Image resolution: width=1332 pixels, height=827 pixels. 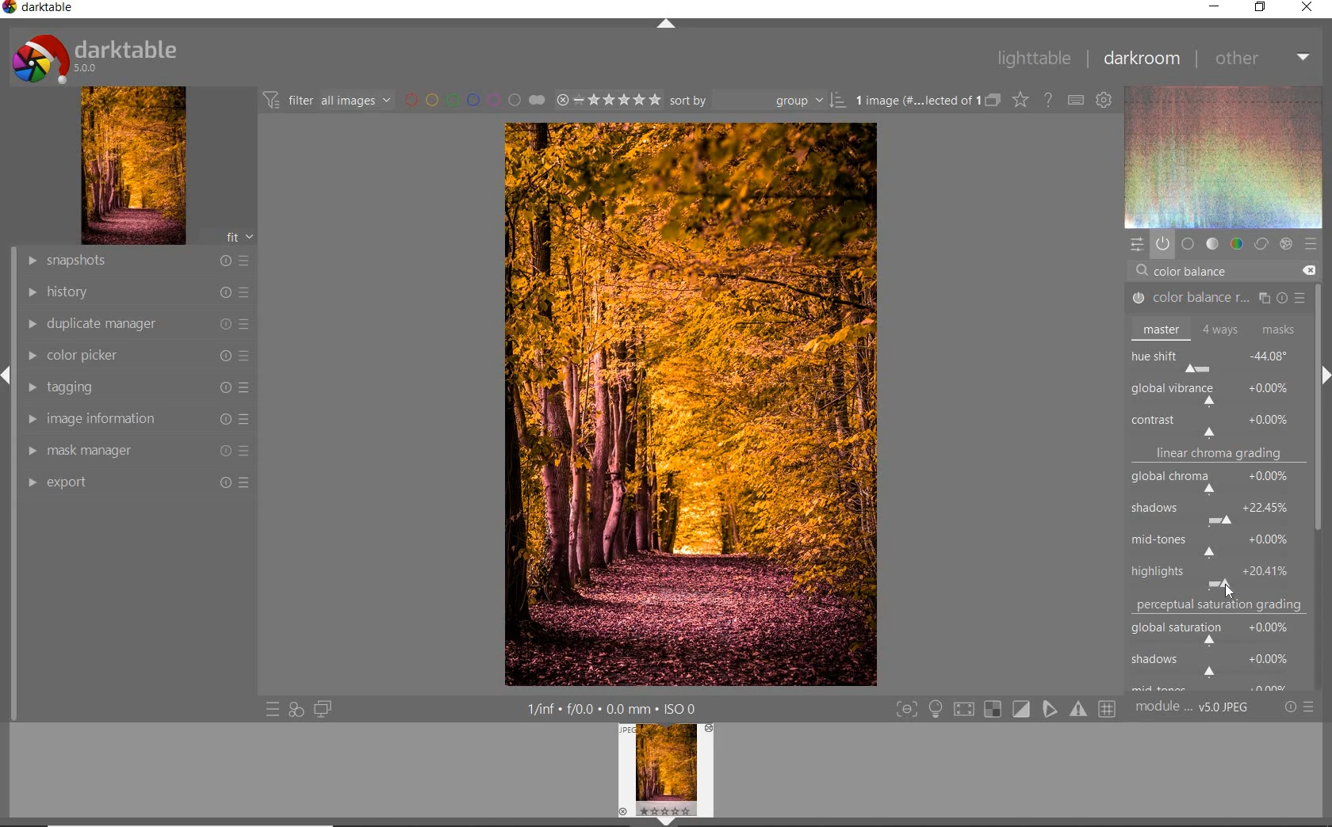 What do you see at coordinates (326, 101) in the screenshot?
I see `filter images` at bounding box center [326, 101].